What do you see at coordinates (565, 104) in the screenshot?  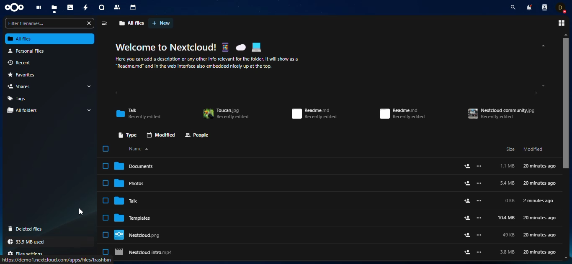 I see `Scroll bar` at bounding box center [565, 104].